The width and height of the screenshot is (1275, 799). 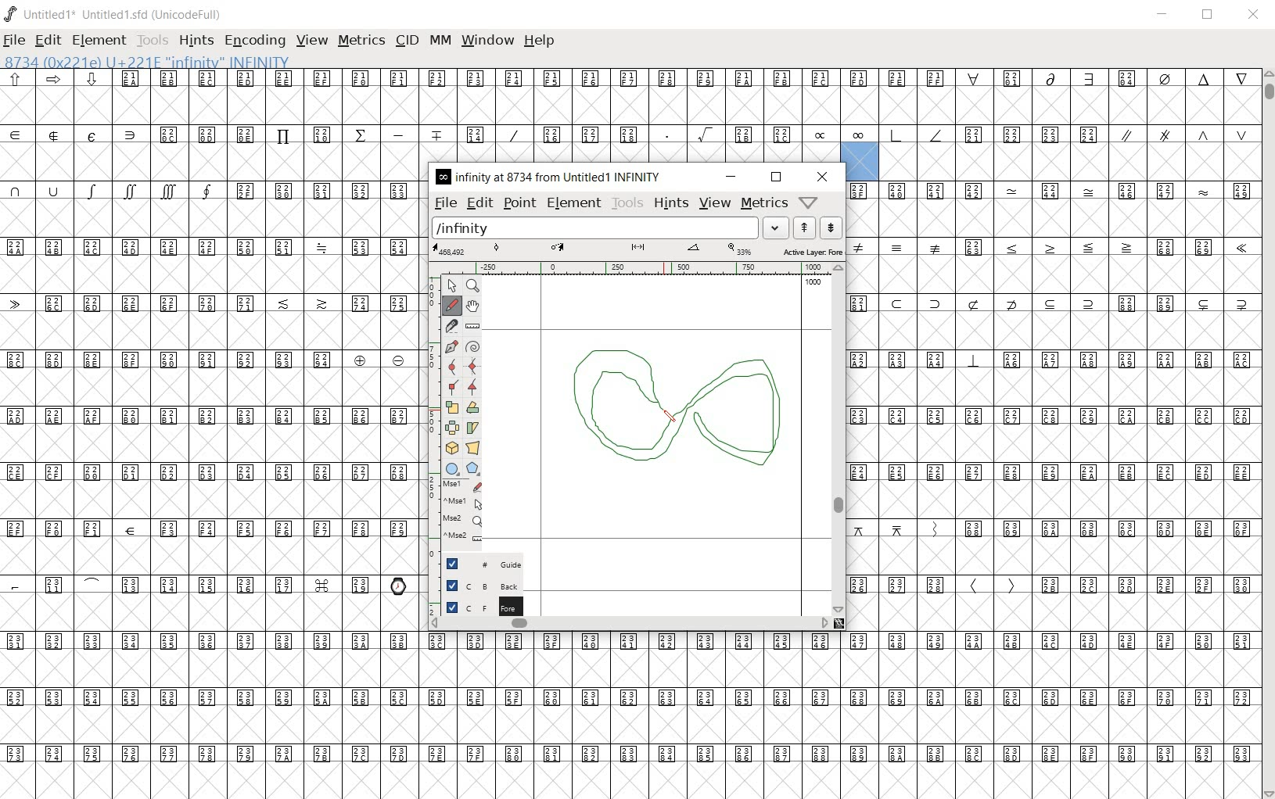 I want to click on rectangle or ellipse, so click(x=451, y=466).